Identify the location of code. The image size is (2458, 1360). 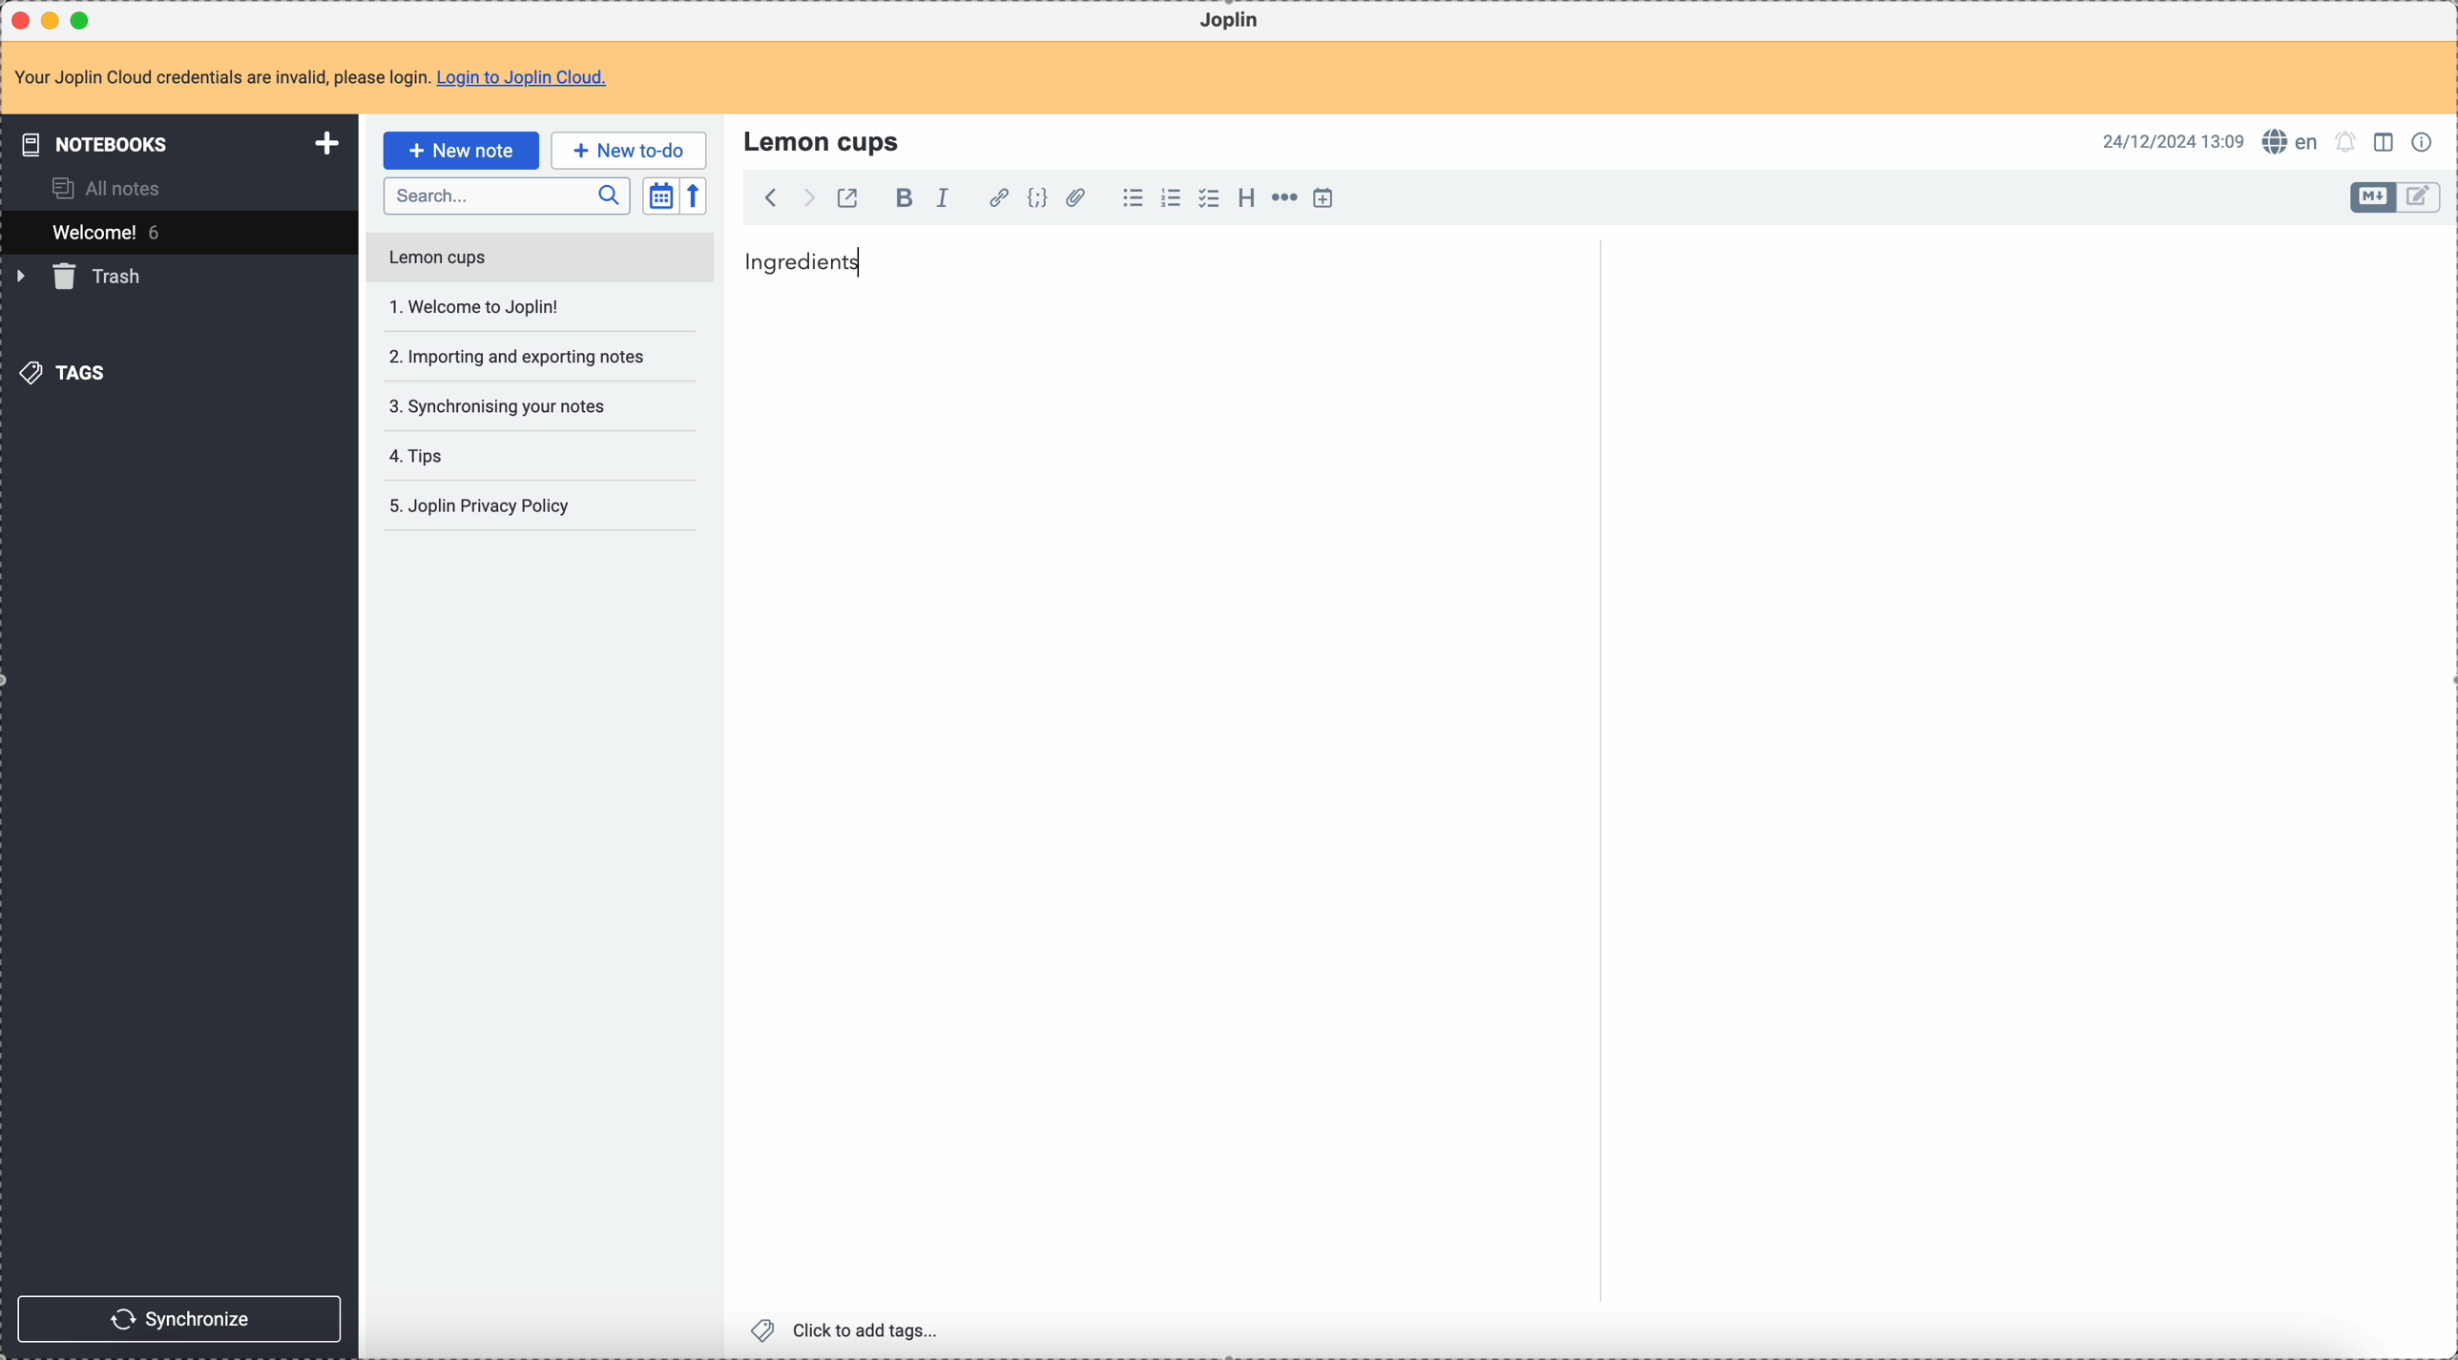
(1037, 199).